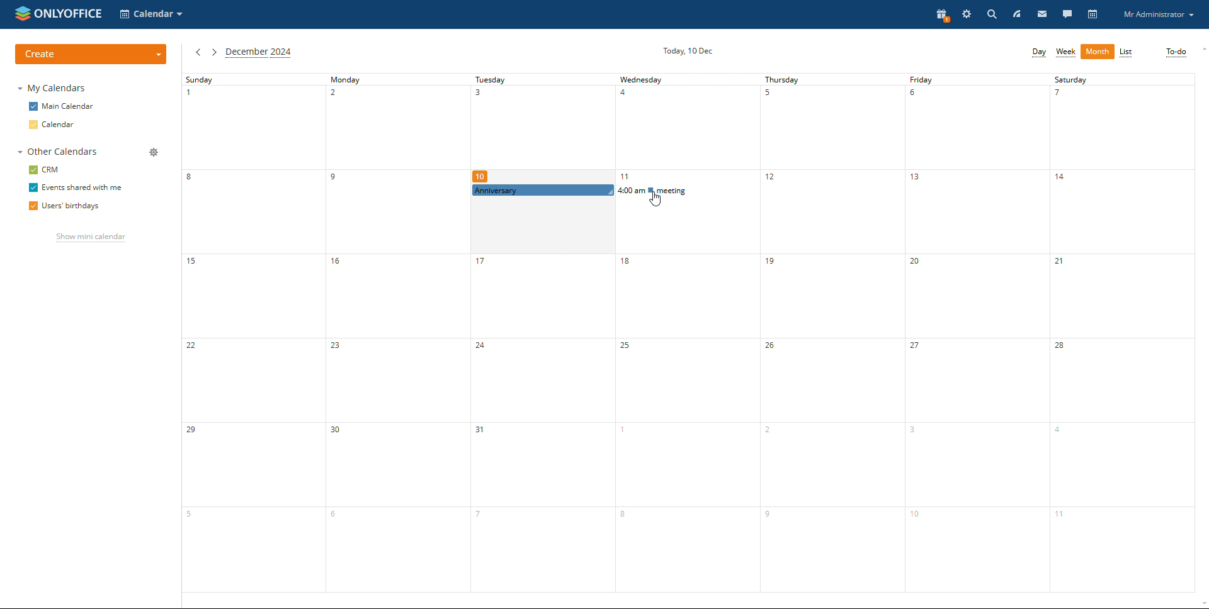 This screenshot has width=1209, height=609. What do you see at coordinates (53, 89) in the screenshot?
I see `my calendars` at bounding box center [53, 89].